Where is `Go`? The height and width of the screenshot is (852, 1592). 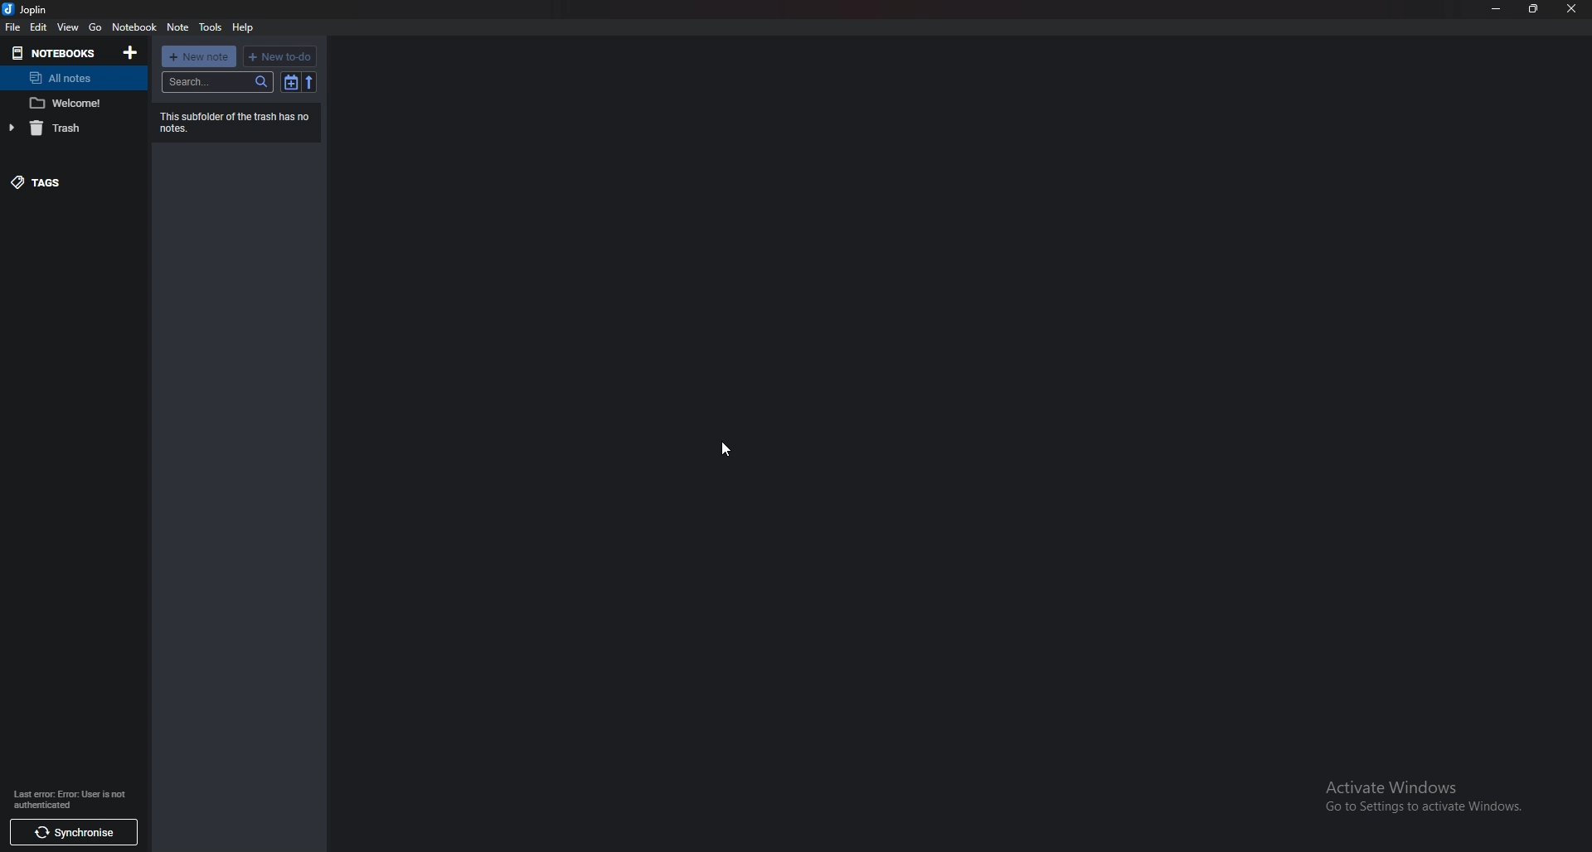
Go is located at coordinates (95, 28).